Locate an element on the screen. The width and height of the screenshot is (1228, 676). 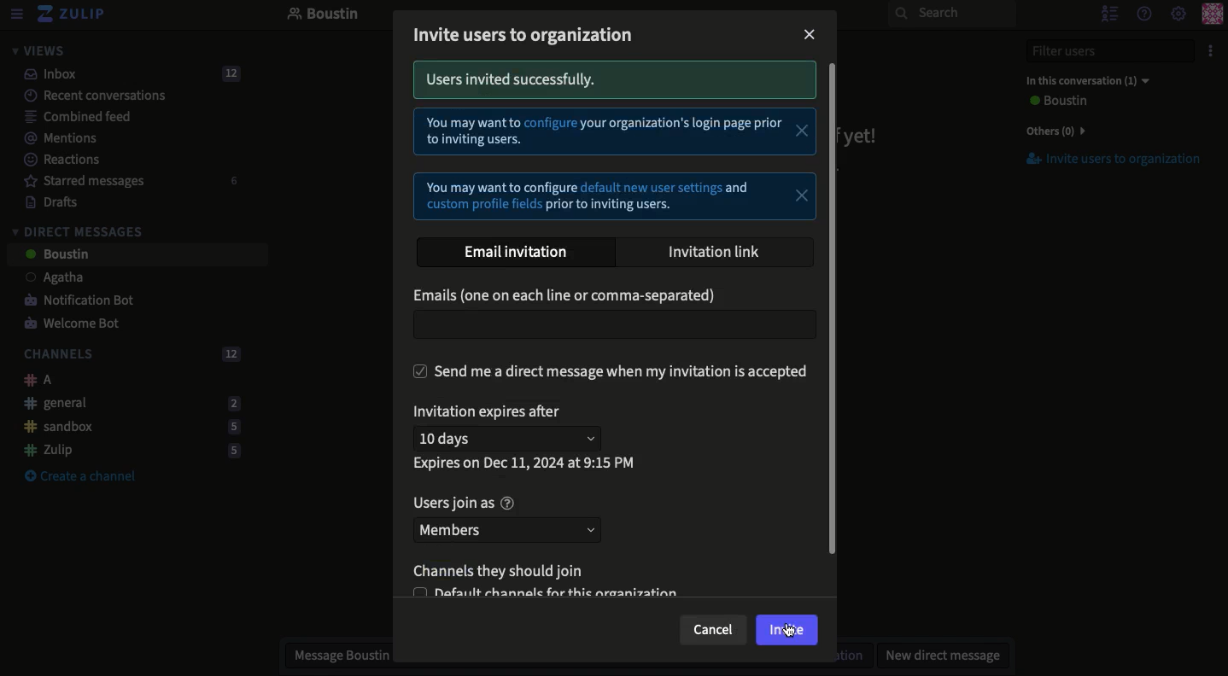
Notification bot is located at coordinates (73, 301).